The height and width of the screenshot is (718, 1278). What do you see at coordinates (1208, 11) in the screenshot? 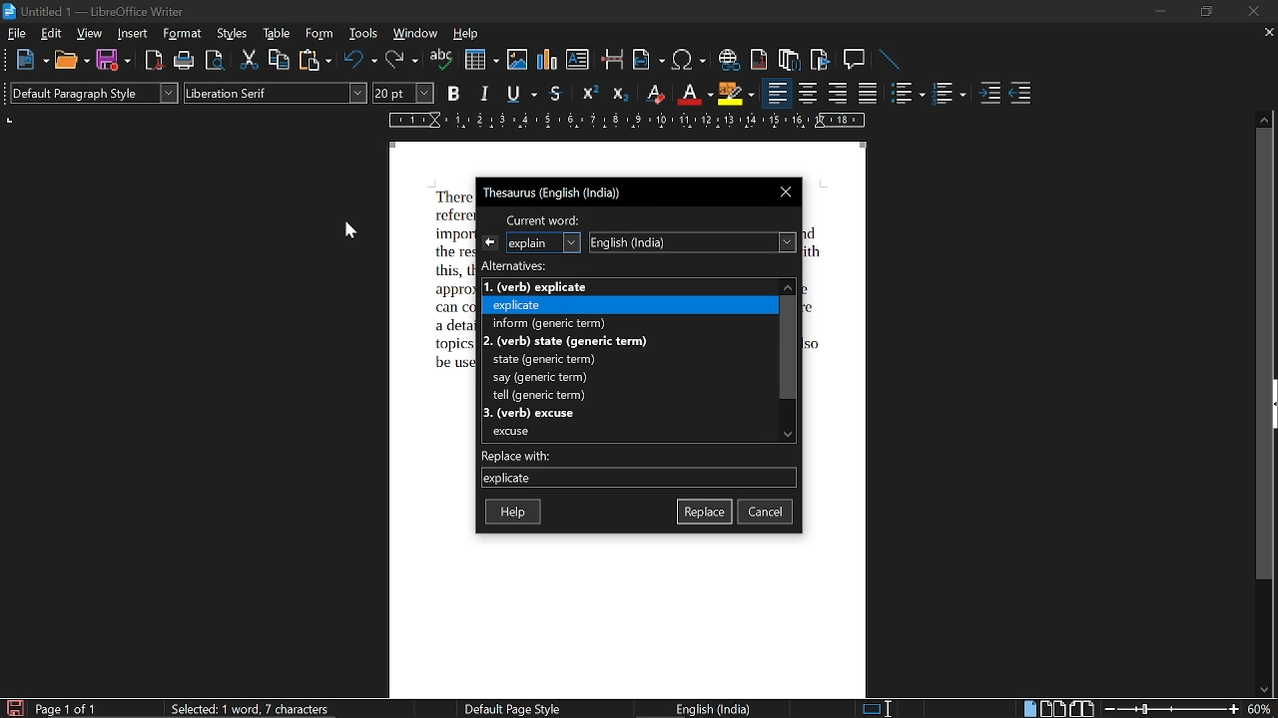
I see `restore down` at bounding box center [1208, 11].